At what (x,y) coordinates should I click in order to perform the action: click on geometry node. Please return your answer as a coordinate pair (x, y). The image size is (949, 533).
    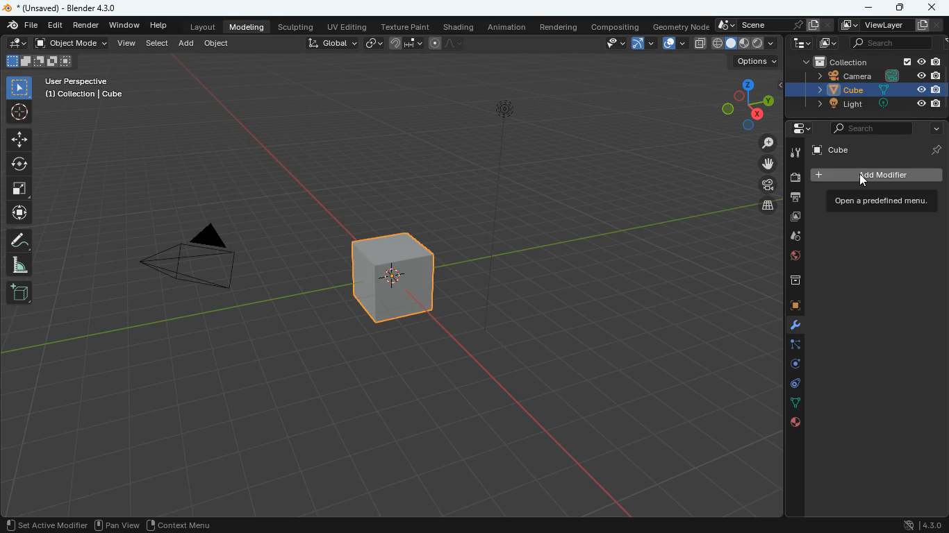
    Looking at the image, I should click on (677, 26).